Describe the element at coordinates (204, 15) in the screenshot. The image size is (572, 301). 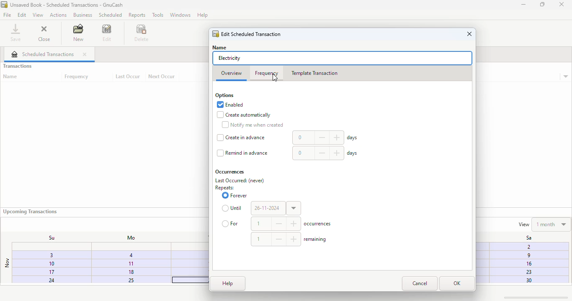
I see `Help` at that location.